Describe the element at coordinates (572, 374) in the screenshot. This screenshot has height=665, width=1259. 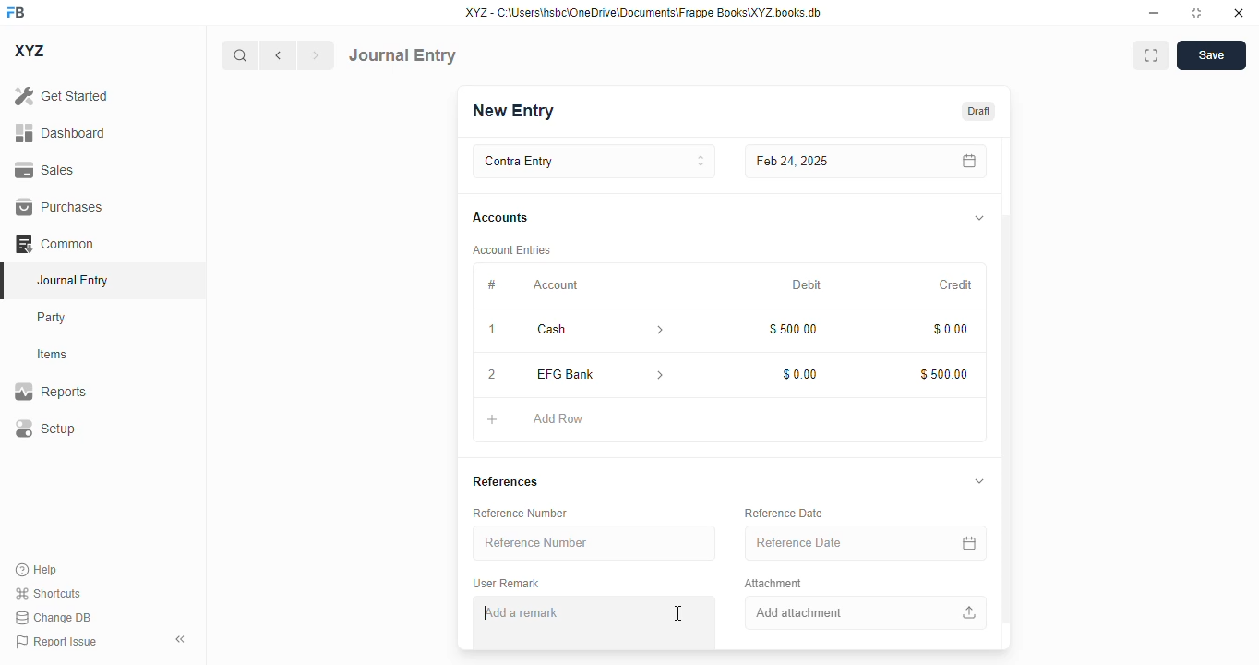
I see `EFG Bank` at that location.